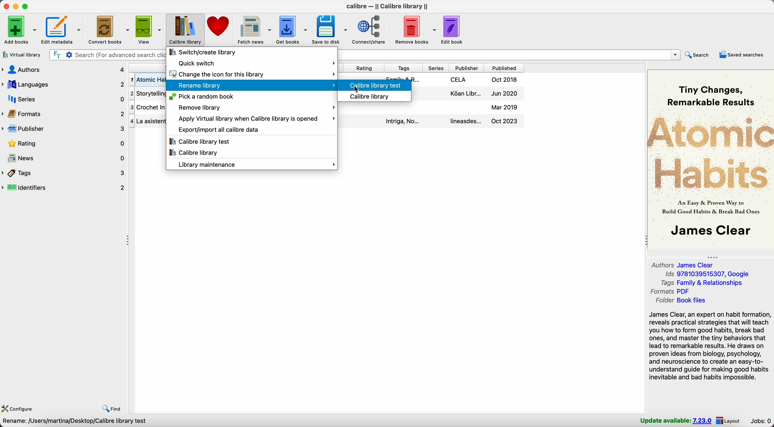  I want to click on identifiers, so click(64, 188).